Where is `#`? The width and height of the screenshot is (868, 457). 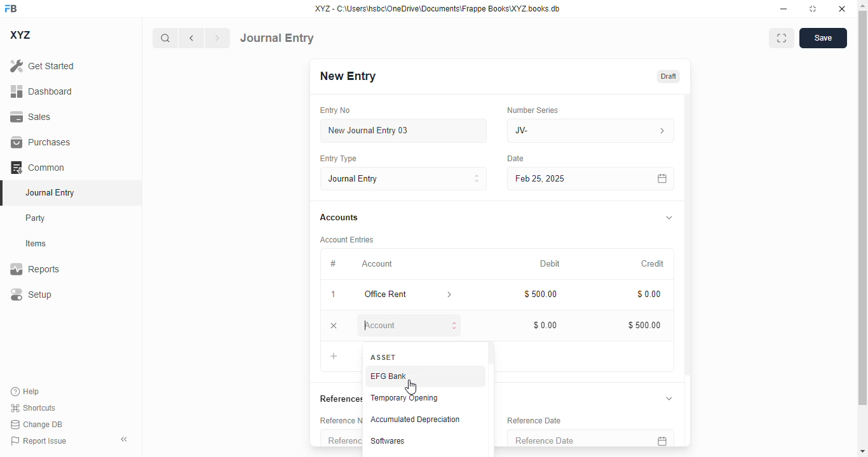
# is located at coordinates (335, 264).